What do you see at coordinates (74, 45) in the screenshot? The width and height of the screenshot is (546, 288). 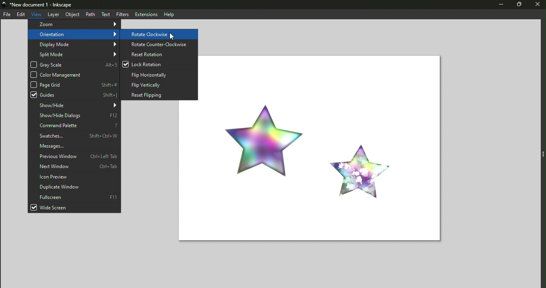 I see `Display mode` at bounding box center [74, 45].